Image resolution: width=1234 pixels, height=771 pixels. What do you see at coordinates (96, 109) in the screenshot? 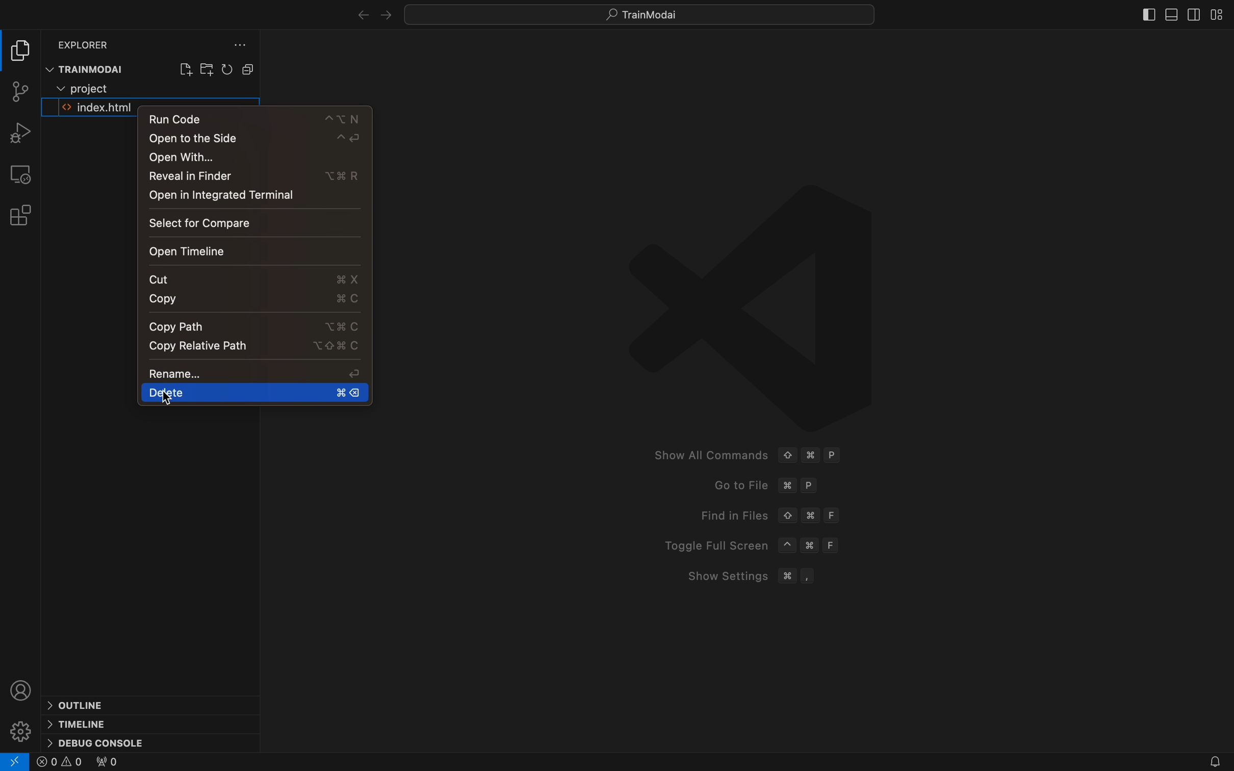
I see `file` at bounding box center [96, 109].